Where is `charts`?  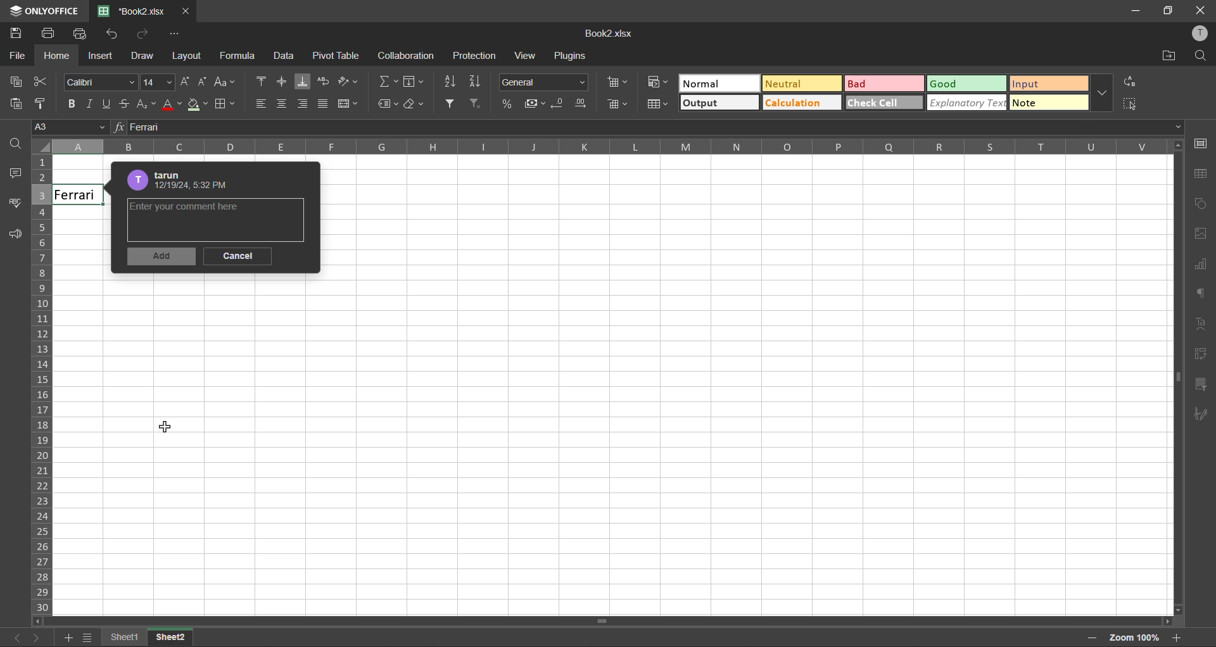
charts is located at coordinates (1202, 268).